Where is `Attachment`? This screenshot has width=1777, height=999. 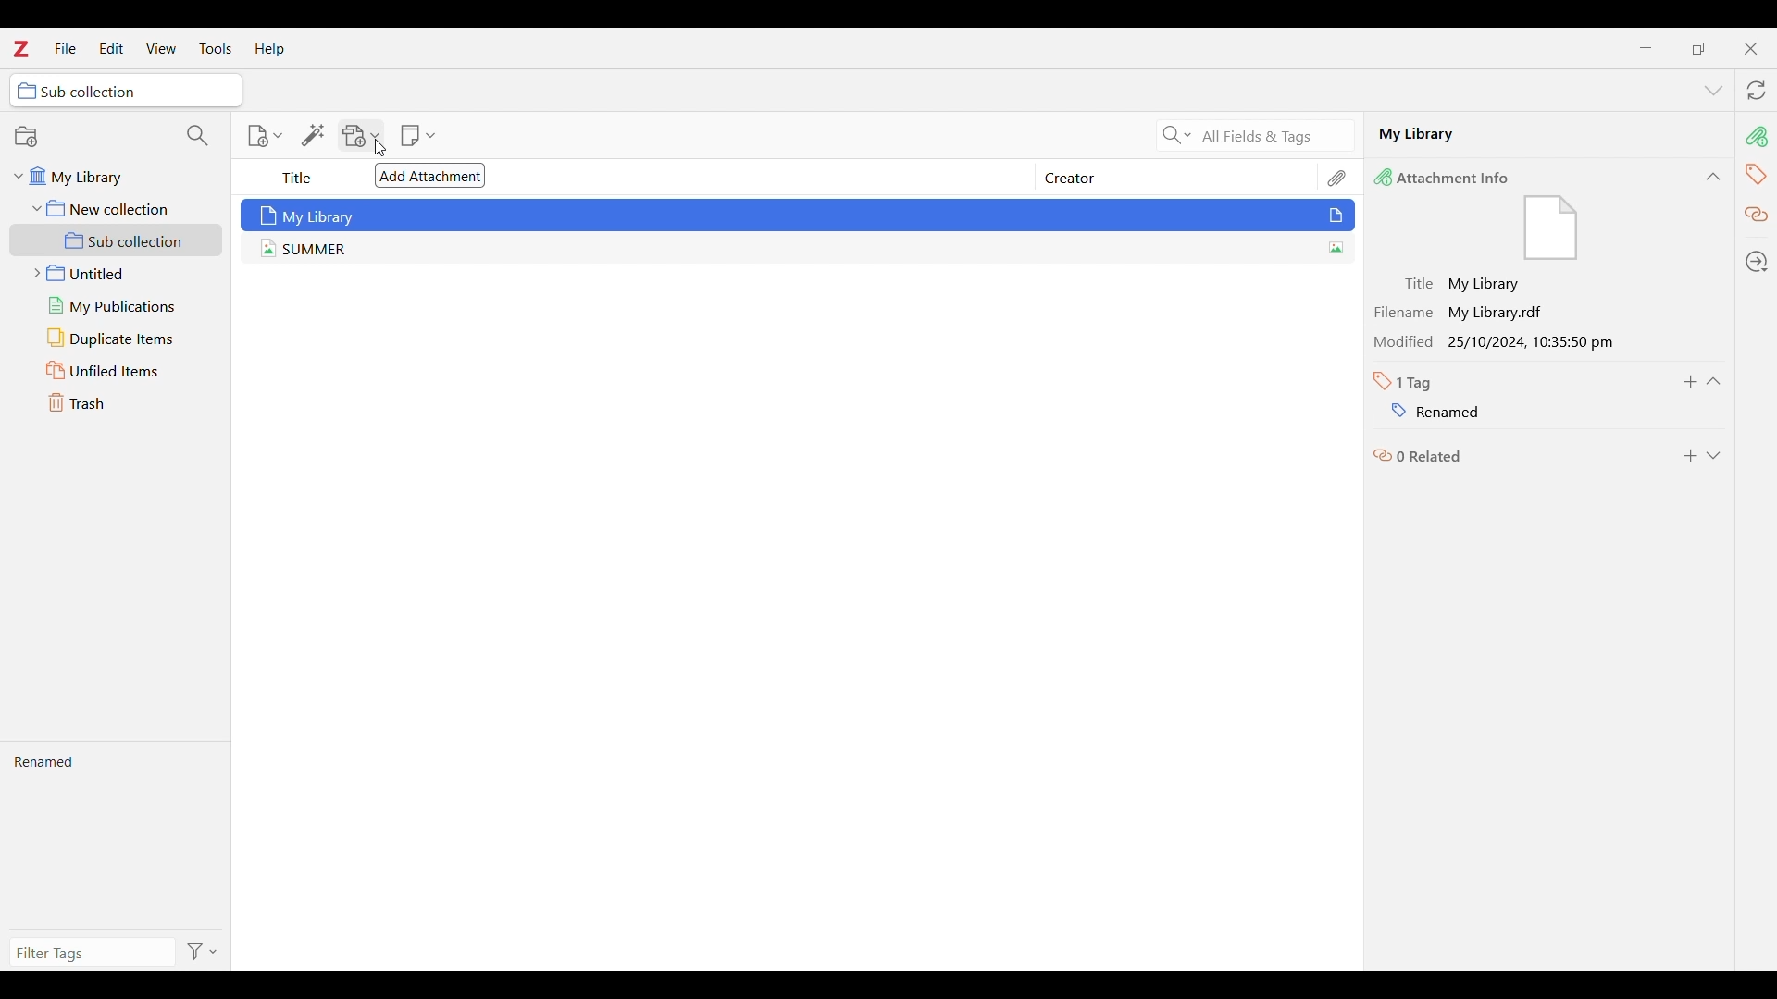 Attachment is located at coordinates (1339, 177).